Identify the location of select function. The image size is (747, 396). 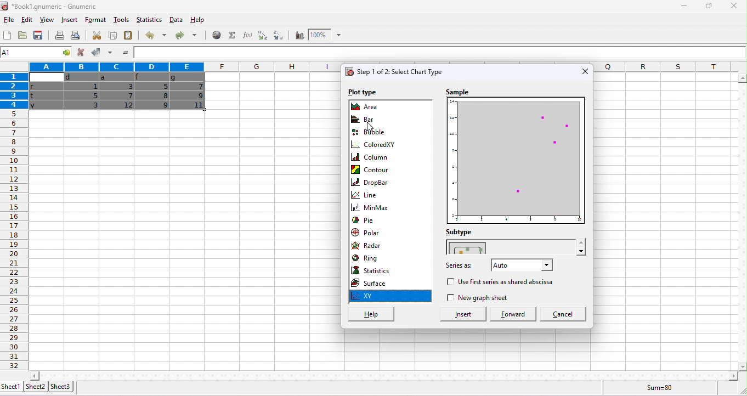
(231, 35).